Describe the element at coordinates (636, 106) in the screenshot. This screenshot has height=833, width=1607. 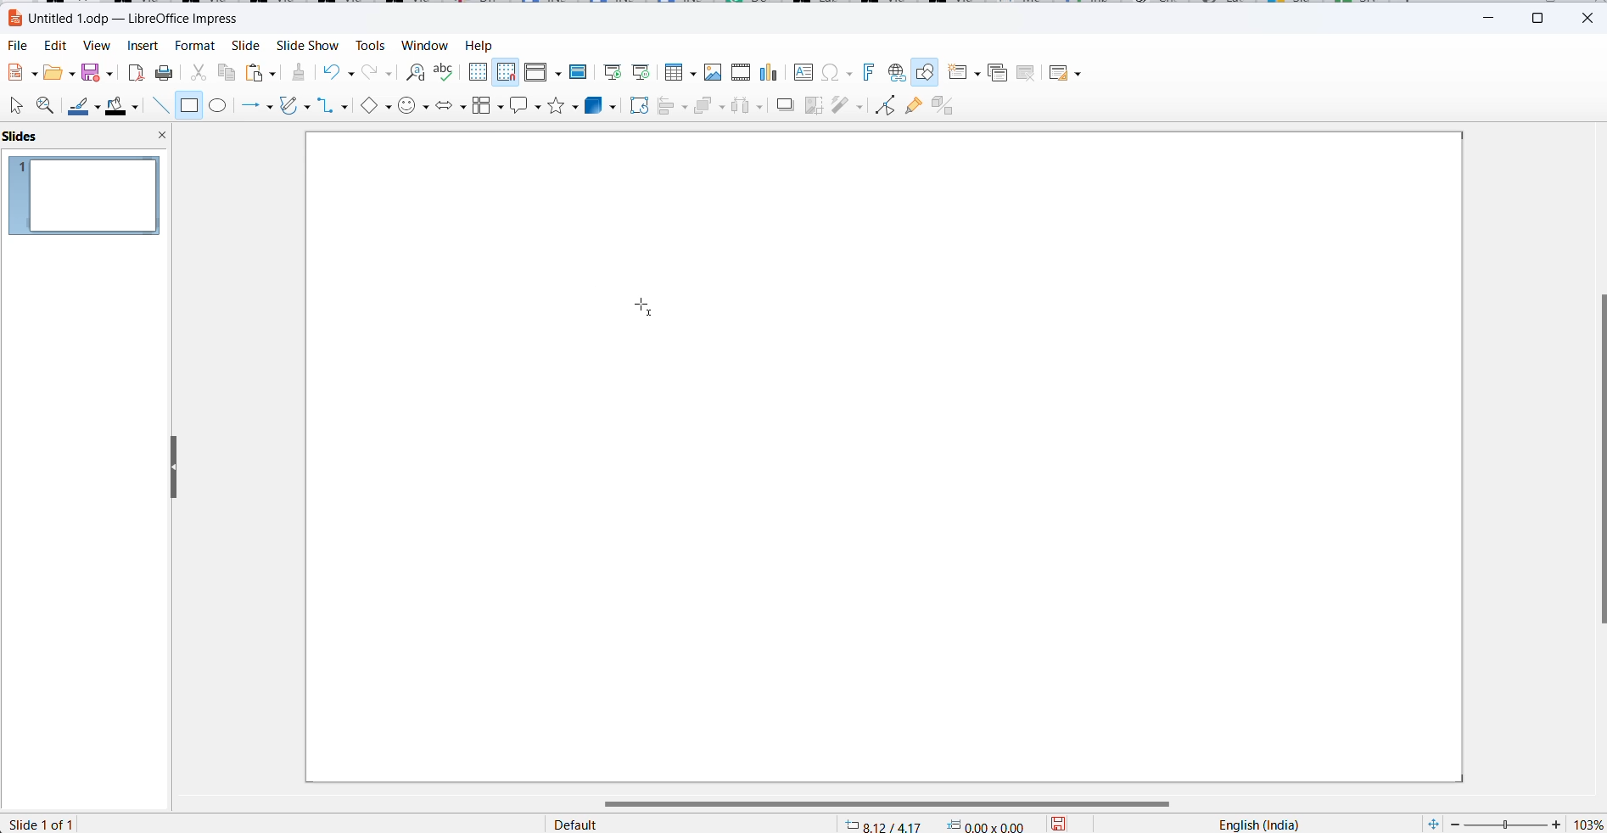
I see `rotate` at that location.